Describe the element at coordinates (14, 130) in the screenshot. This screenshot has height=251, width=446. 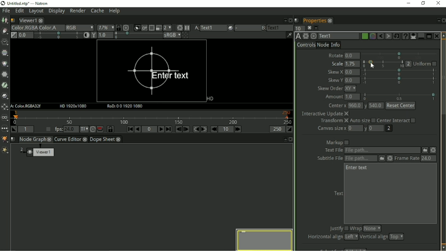
I see `Set playback in point` at that location.